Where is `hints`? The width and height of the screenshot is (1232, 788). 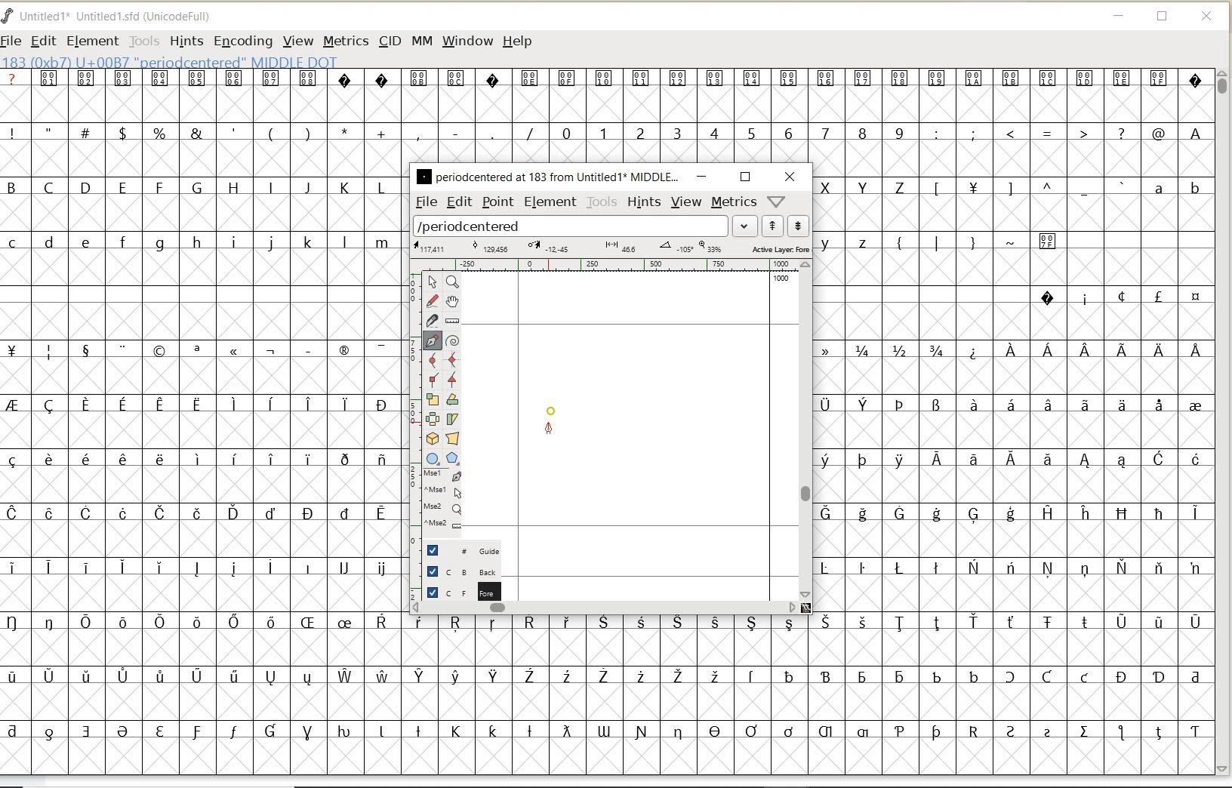 hints is located at coordinates (645, 202).